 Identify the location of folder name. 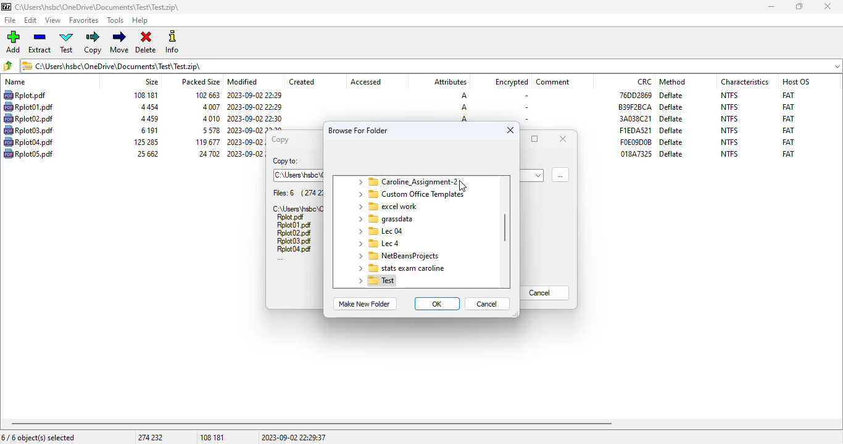
(397, 256).